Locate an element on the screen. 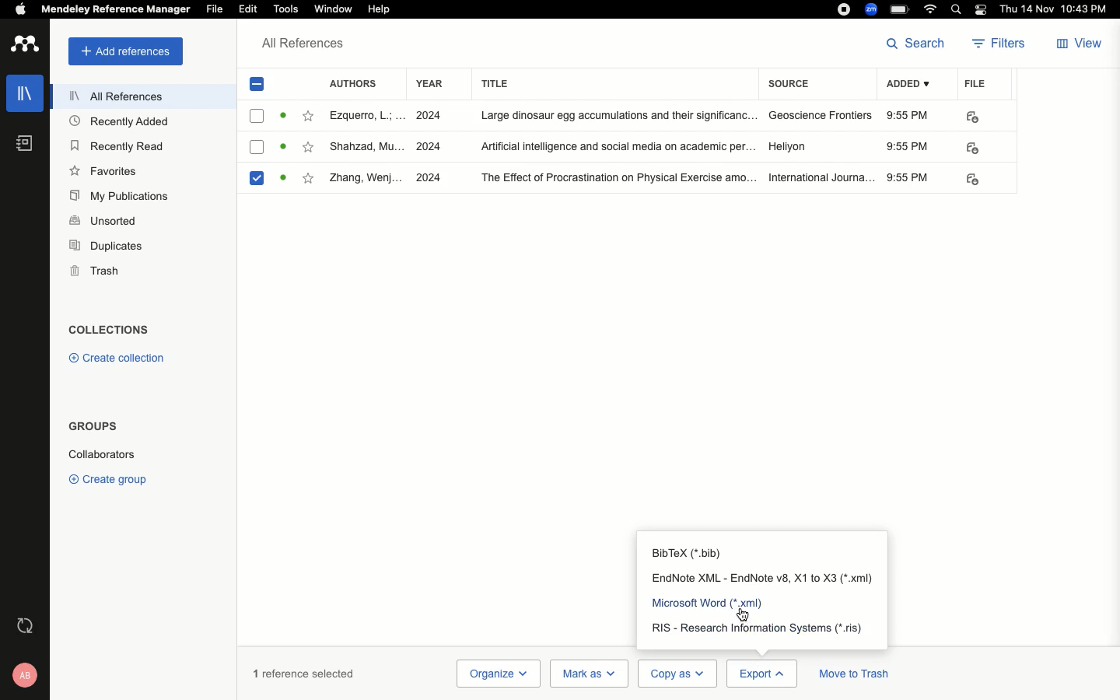 The height and width of the screenshot is (700, 1120). checkbox is located at coordinates (257, 149).